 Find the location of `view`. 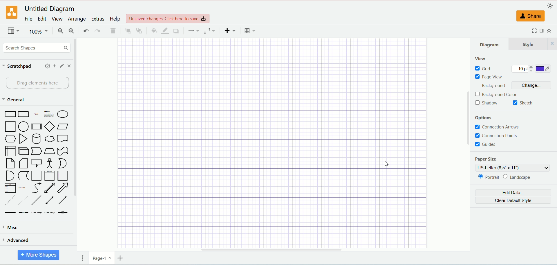

view is located at coordinates (481, 59).